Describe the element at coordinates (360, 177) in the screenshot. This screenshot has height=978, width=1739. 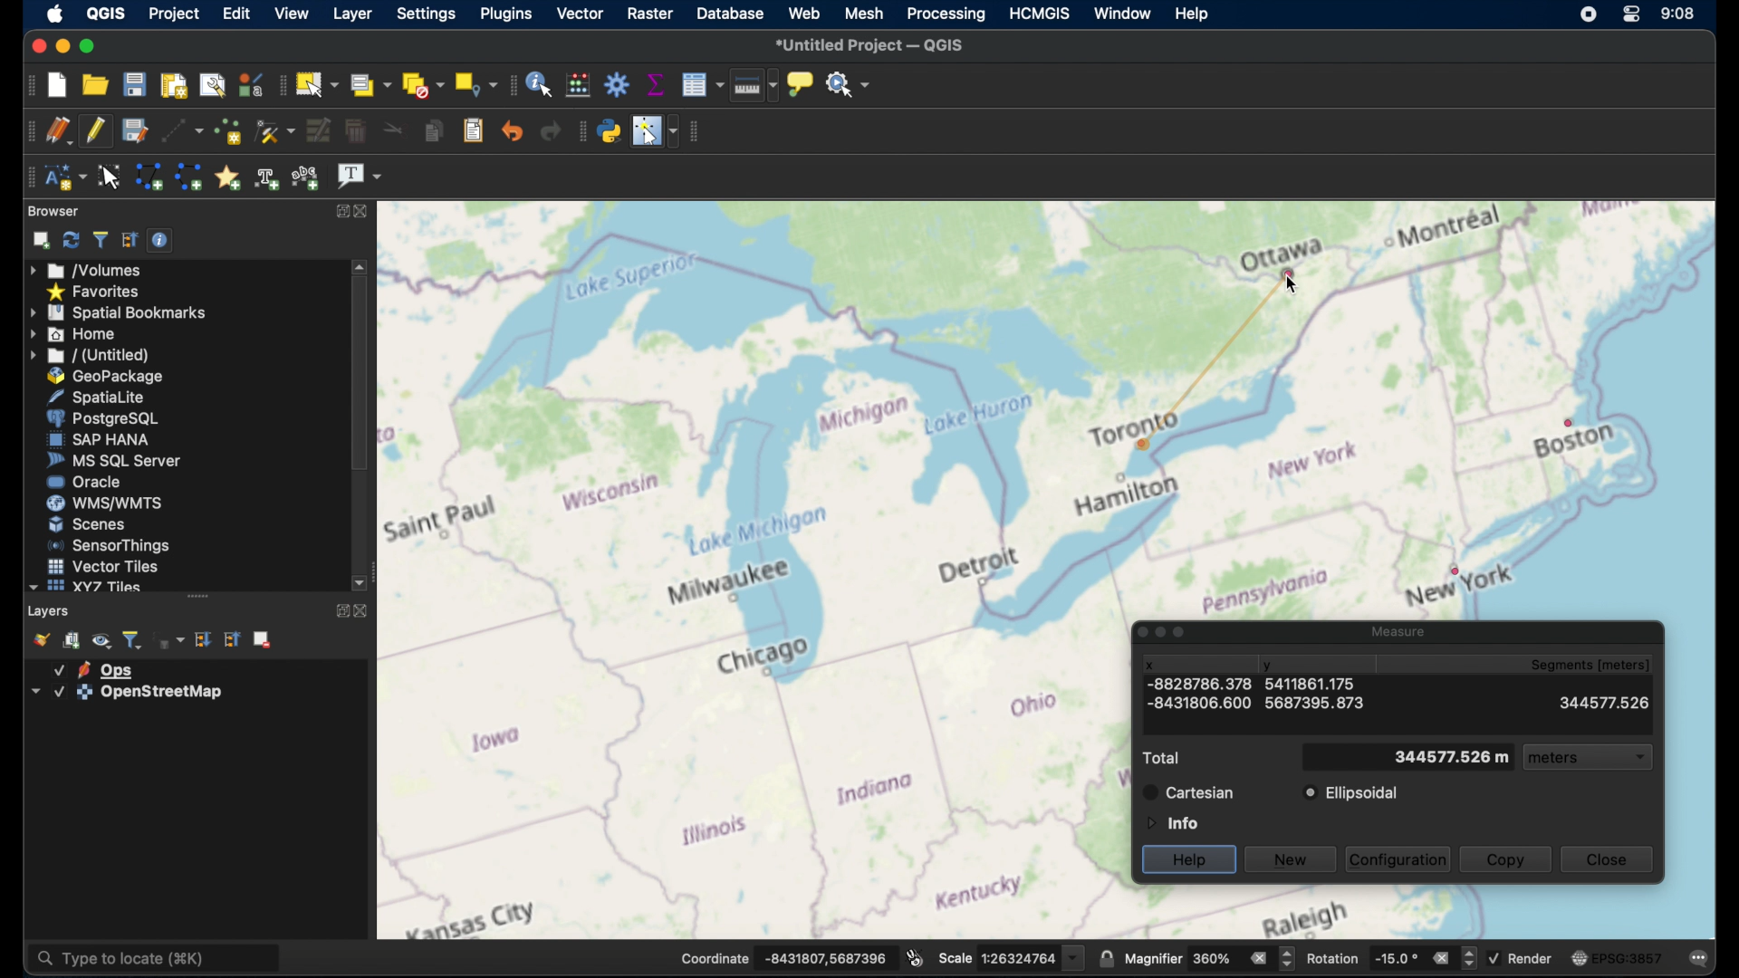
I see `text annotation` at that location.